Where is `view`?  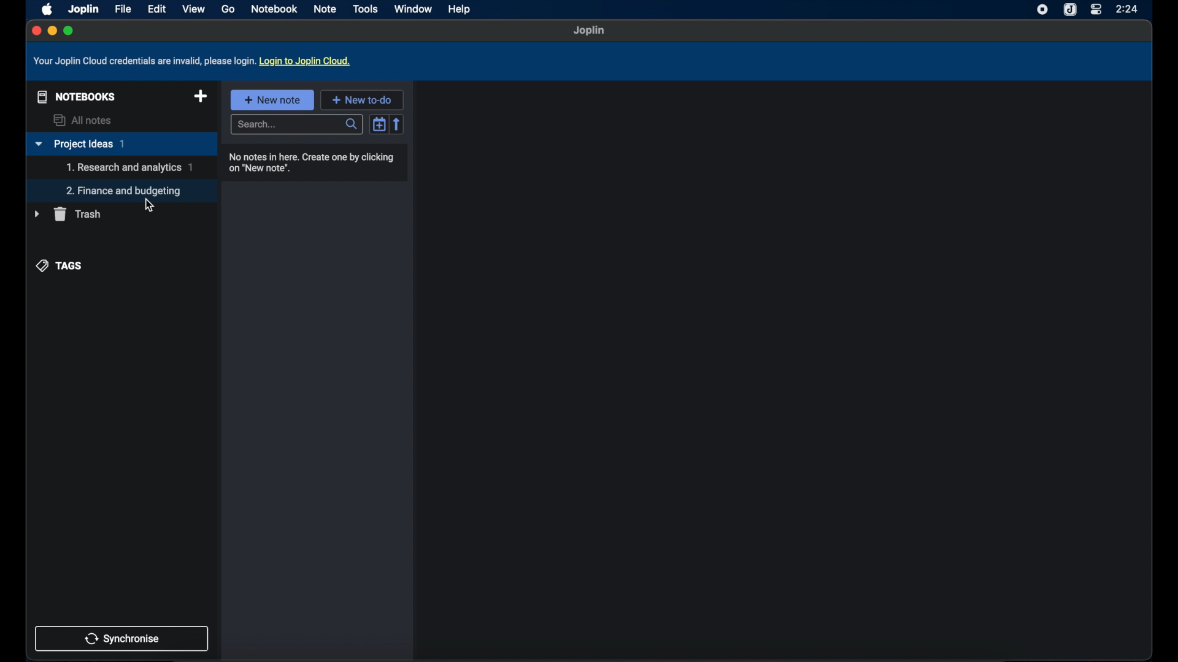
view is located at coordinates (193, 9).